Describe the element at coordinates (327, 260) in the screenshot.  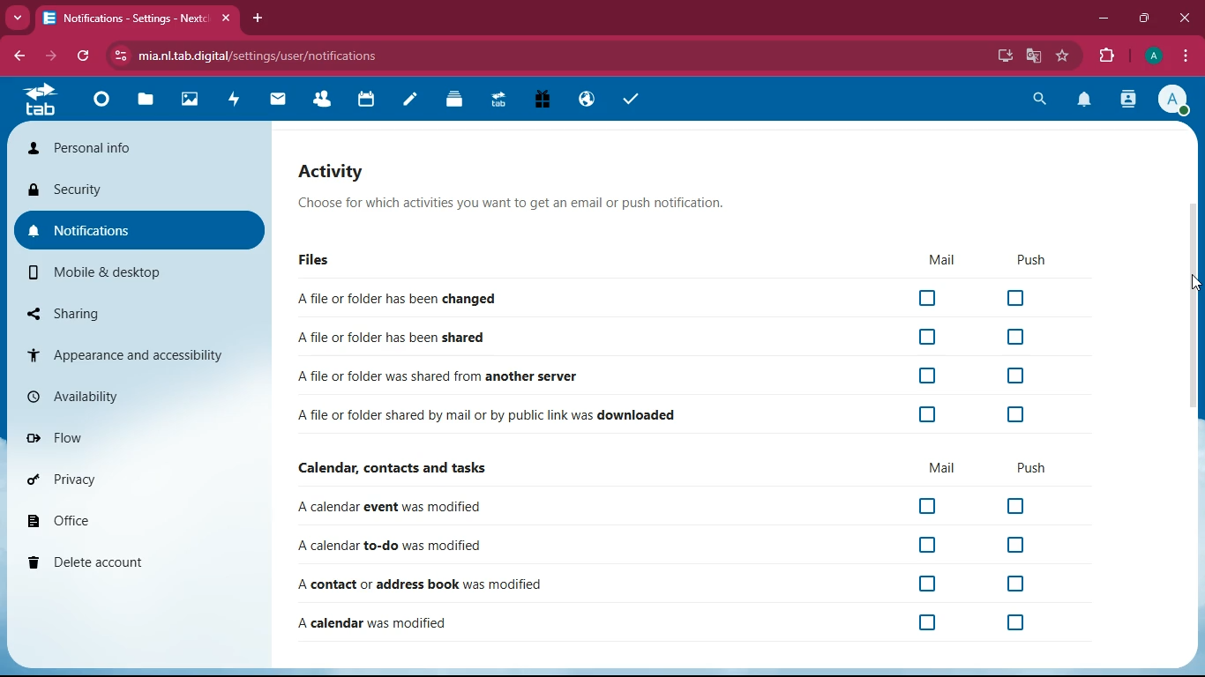
I see `files` at that location.